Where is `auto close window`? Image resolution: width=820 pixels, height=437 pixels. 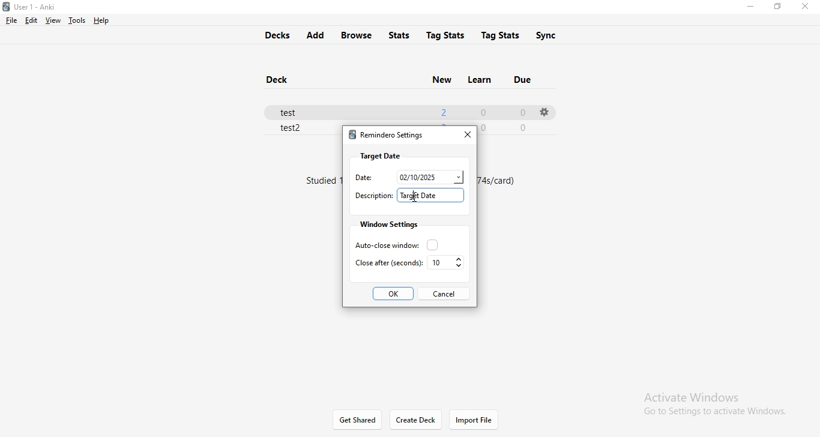
auto close window is located at coordinates (393, 244).